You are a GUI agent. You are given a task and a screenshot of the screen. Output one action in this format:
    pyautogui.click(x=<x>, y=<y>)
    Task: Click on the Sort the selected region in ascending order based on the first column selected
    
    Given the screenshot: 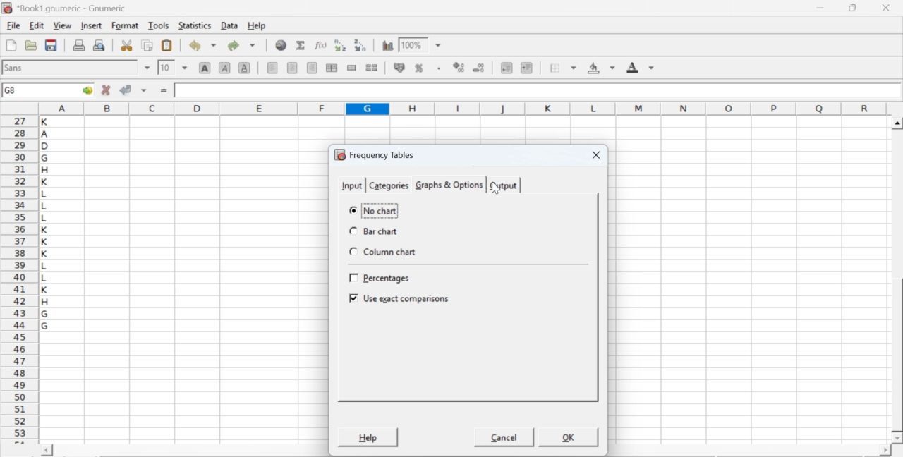 What is the action you would take?
    pyautogui.click(x=342, y=45)
    